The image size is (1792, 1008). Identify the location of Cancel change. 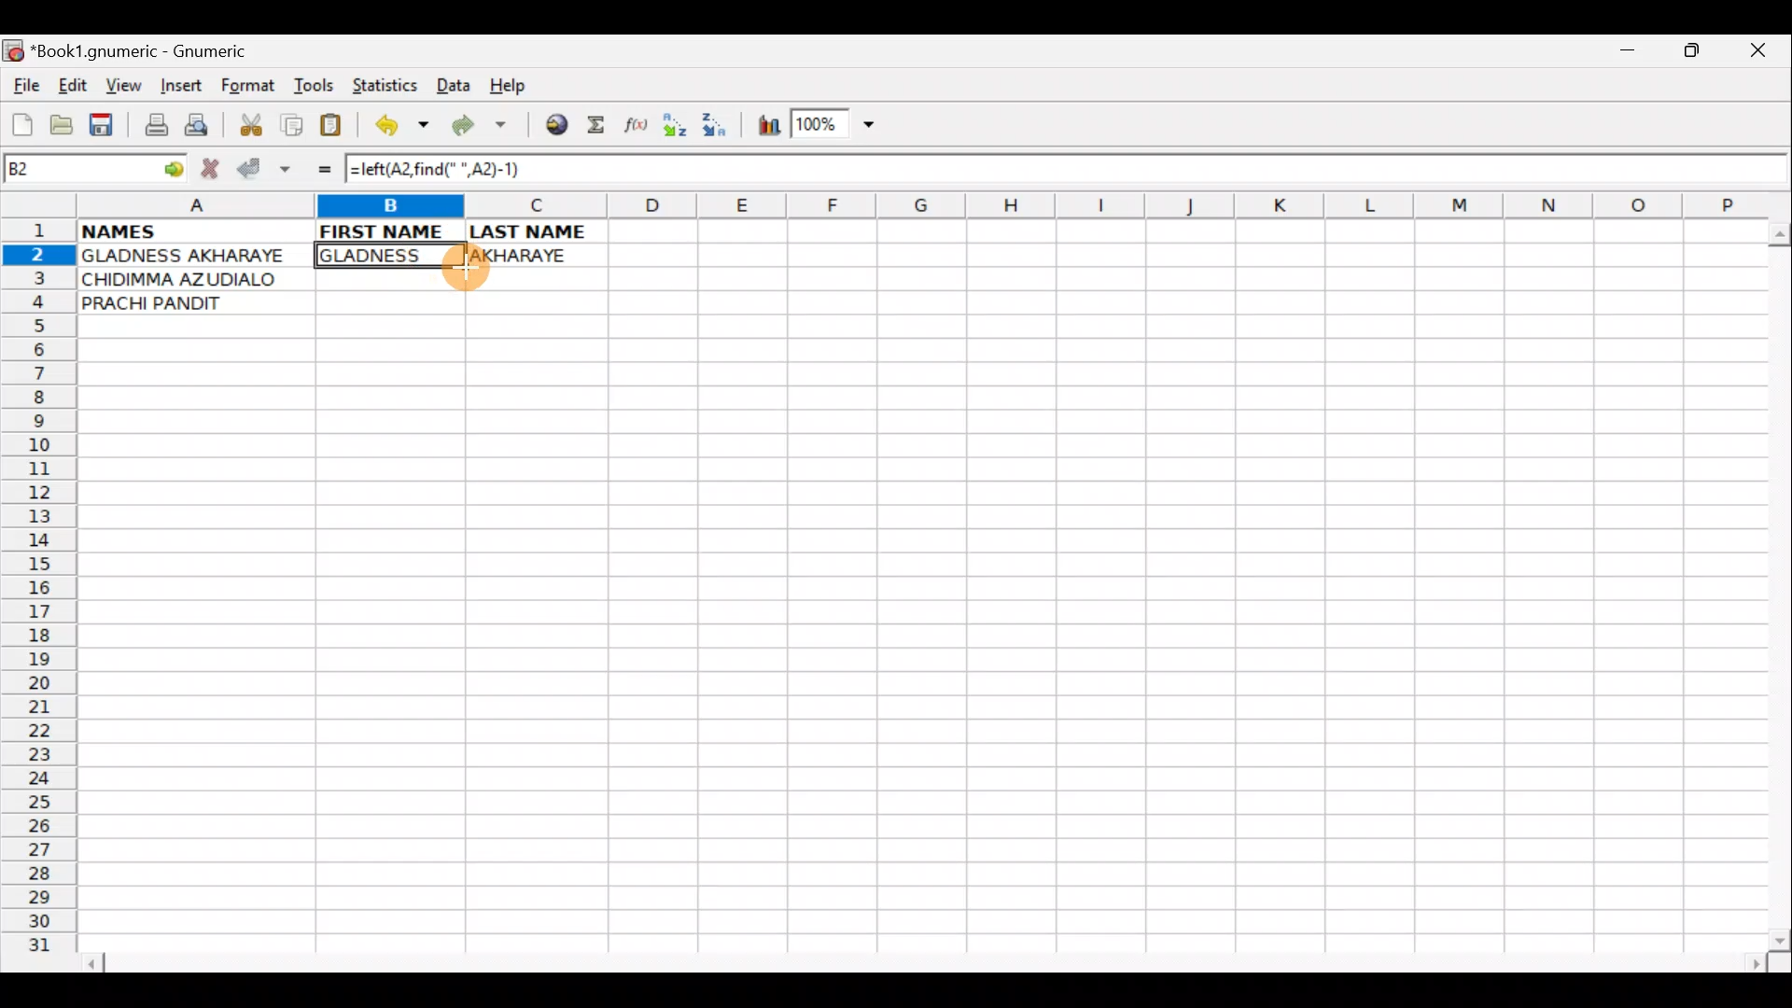
(215, 165).